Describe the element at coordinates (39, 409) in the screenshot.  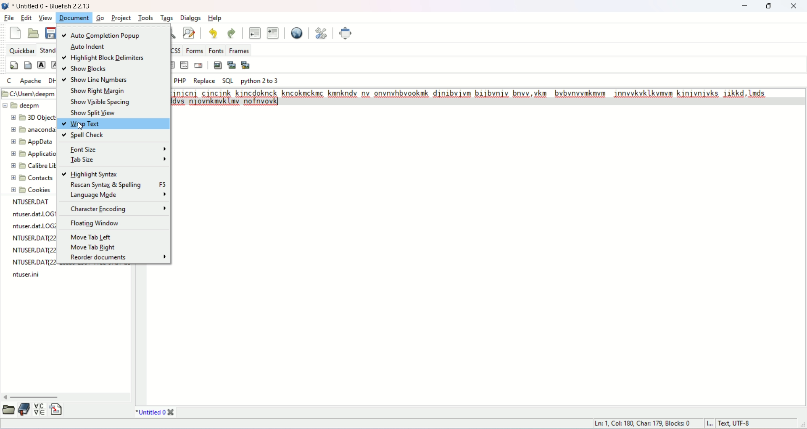
I see `insert special character` at that location.